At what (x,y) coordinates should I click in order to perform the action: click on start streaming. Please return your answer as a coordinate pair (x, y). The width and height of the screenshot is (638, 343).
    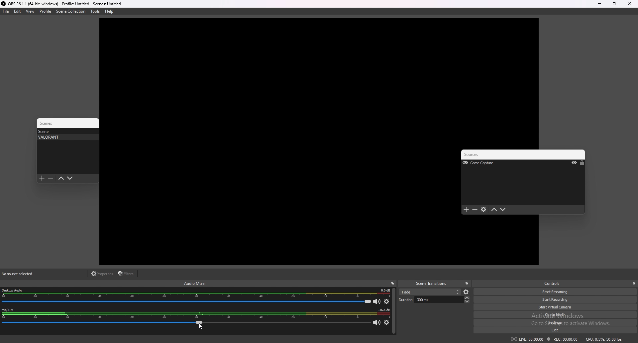
    Looking at the image, I should click on (556, 292).